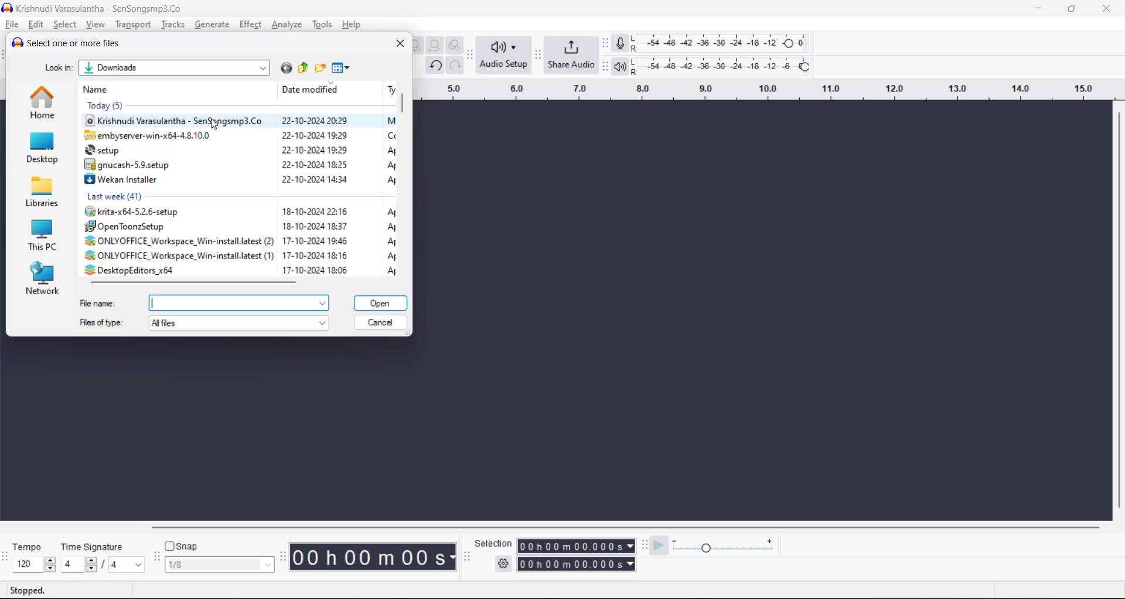  What do you see at coordinates (36, 25) in the screenshot?
I see `edit` at bounding box center [36, 25].